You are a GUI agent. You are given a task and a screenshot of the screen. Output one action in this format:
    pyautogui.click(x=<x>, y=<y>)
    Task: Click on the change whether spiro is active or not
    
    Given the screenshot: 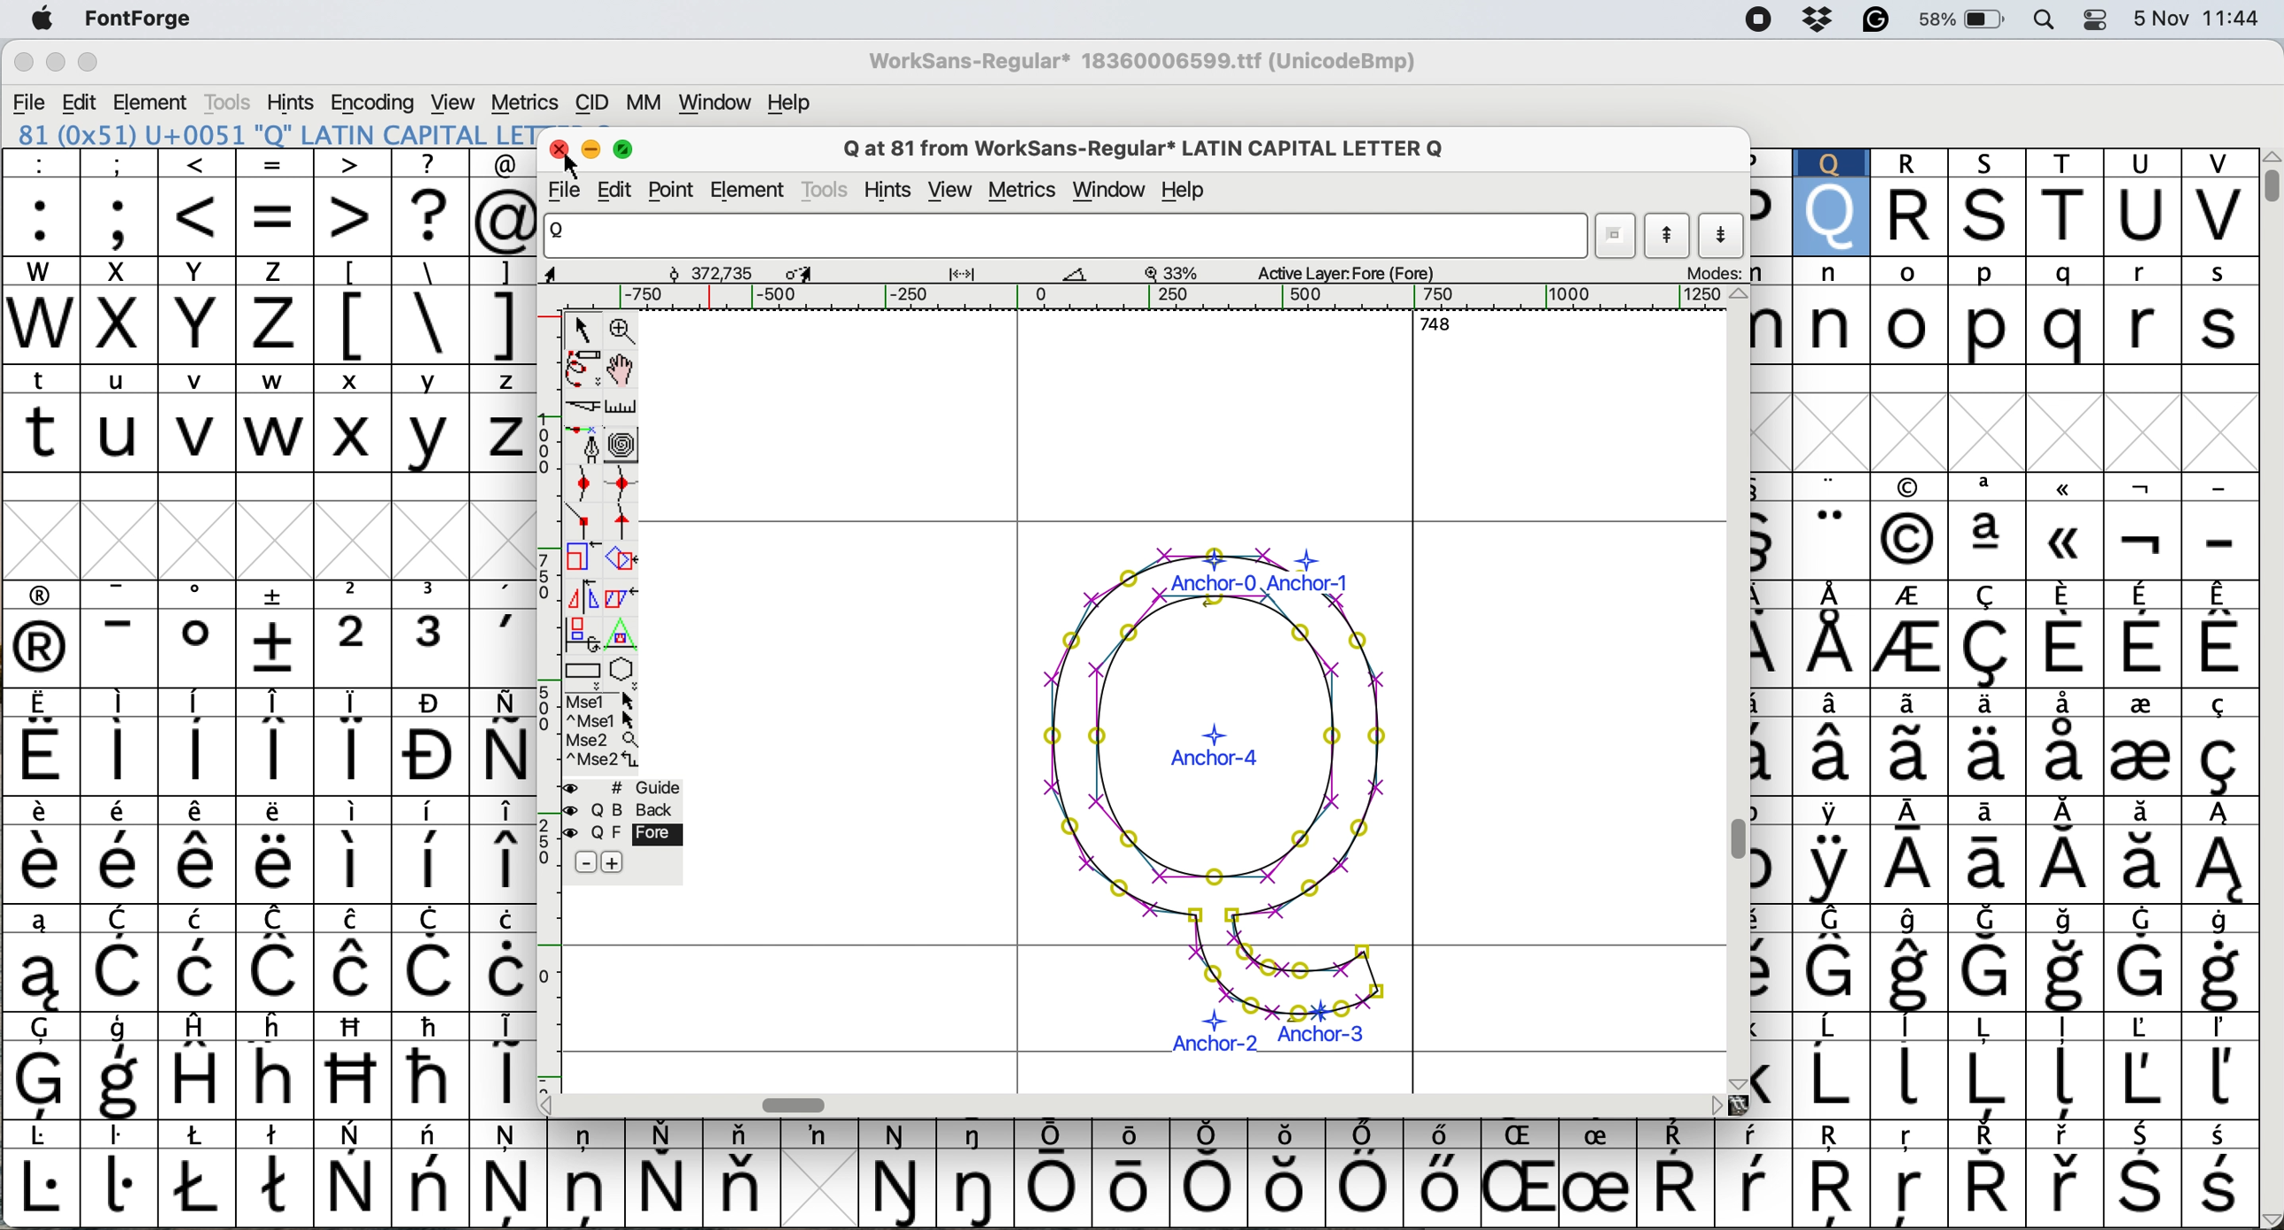 What is the action you would take?
    pyautogui.click(x=626, y=448)
    